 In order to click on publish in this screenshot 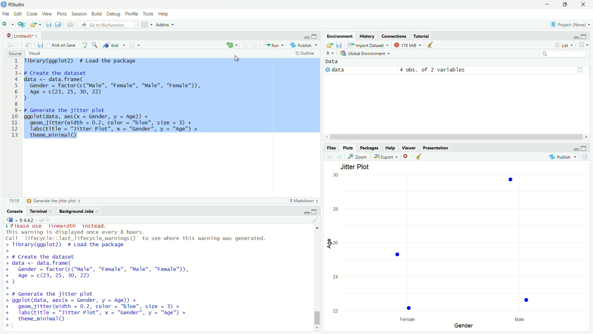, I will do `click(305, 45)`.